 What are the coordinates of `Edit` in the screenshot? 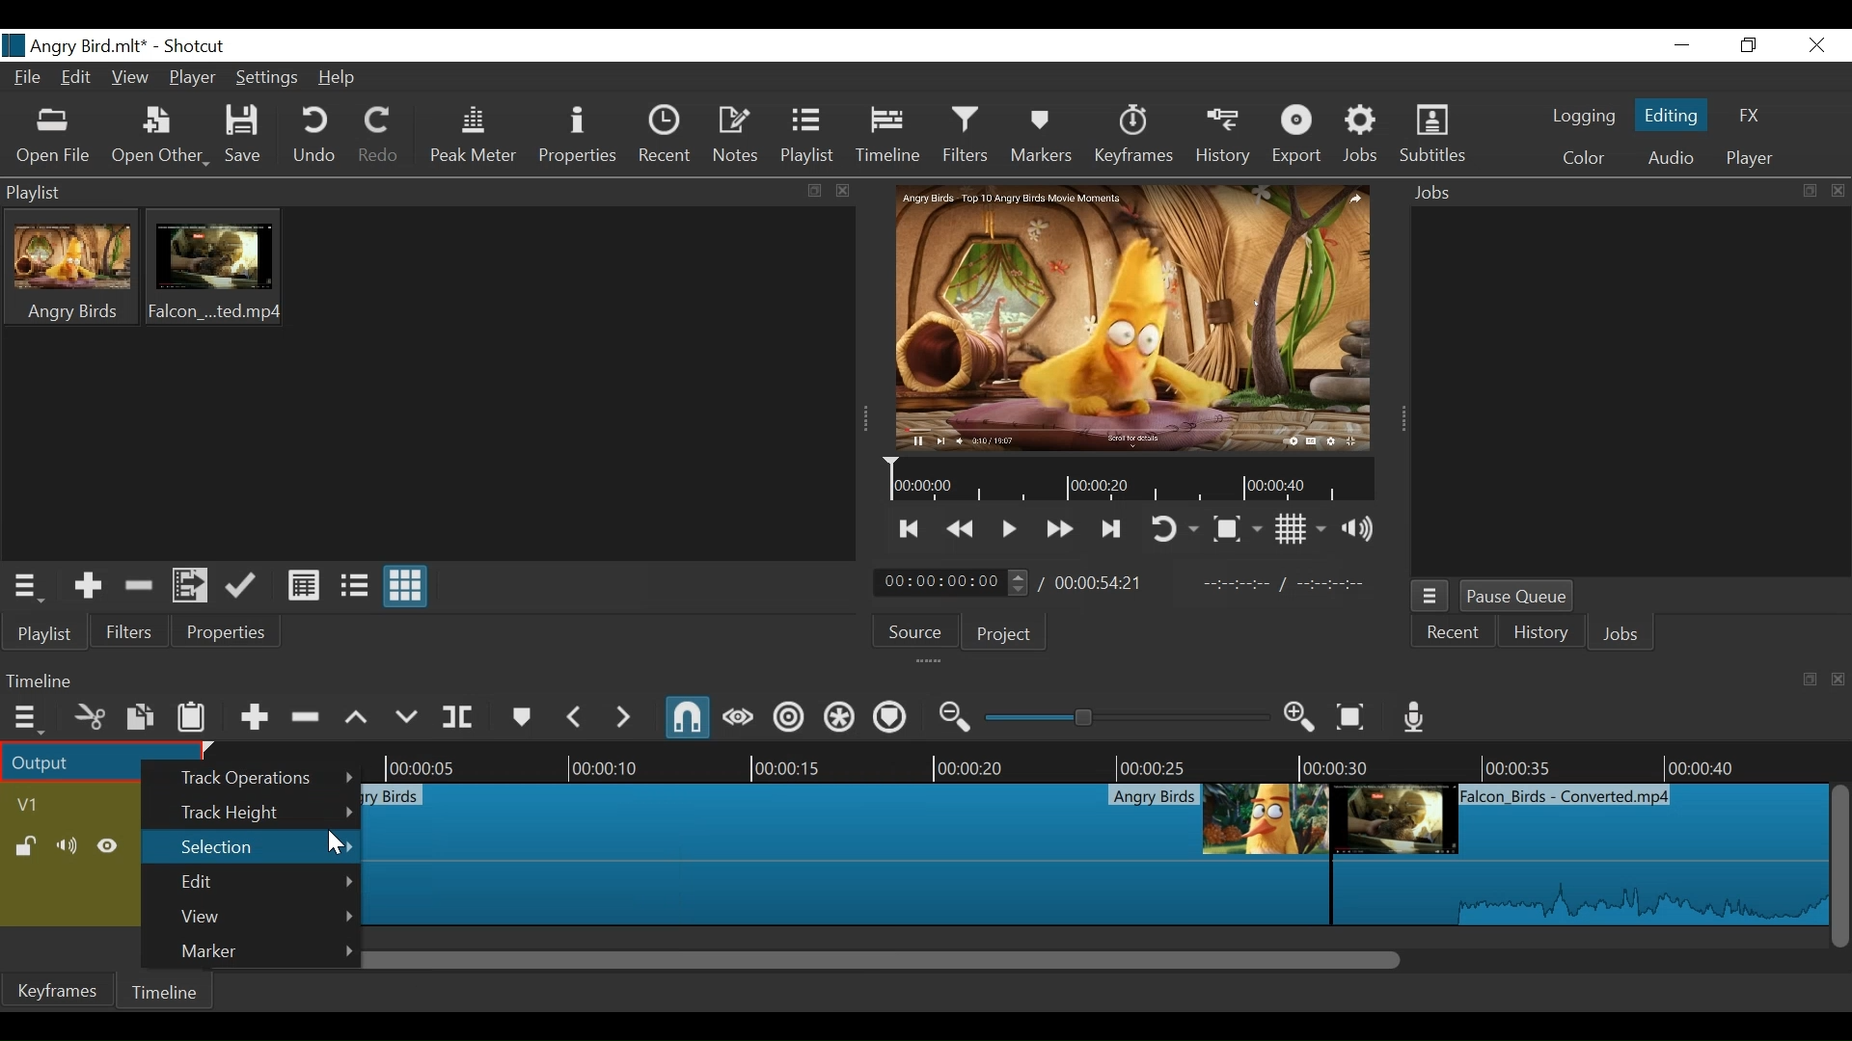 It's located at (77, 79).